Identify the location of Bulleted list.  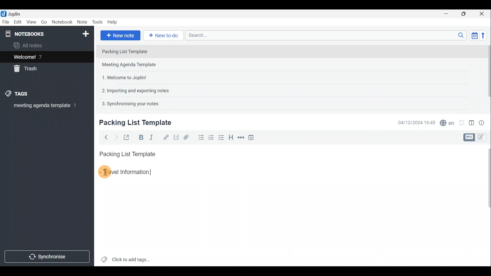
(200, 138).